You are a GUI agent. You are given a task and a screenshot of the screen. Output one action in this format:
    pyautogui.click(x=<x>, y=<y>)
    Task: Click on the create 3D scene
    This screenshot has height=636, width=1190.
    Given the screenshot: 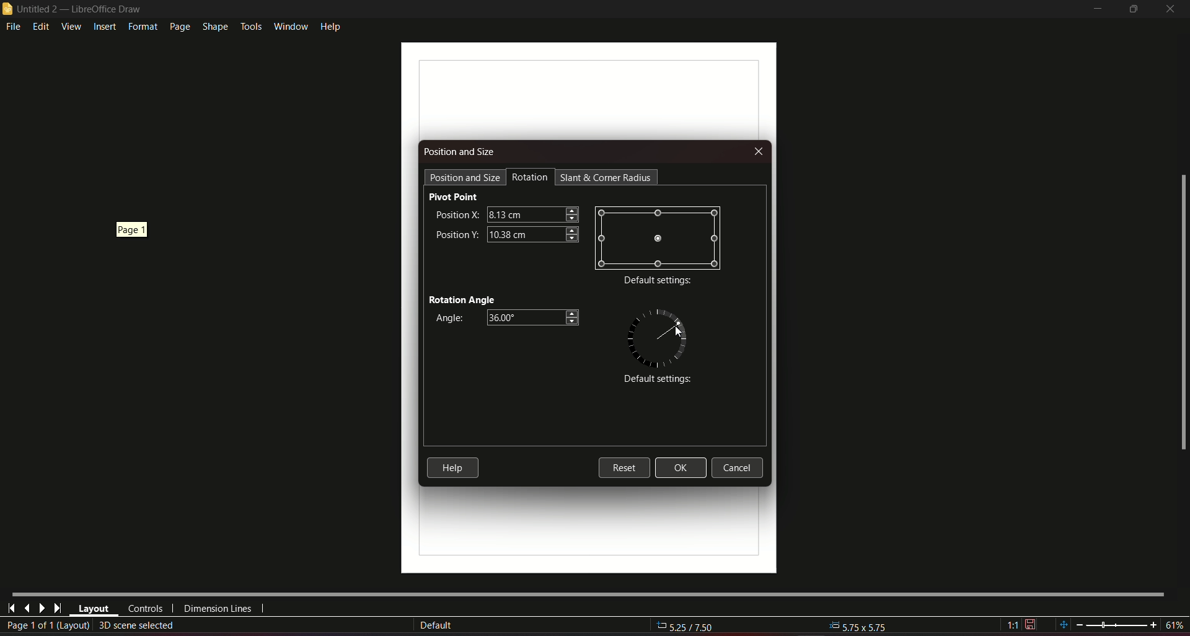 What is the action you would take?
    pyautogui.click(x=138, y=625)
    